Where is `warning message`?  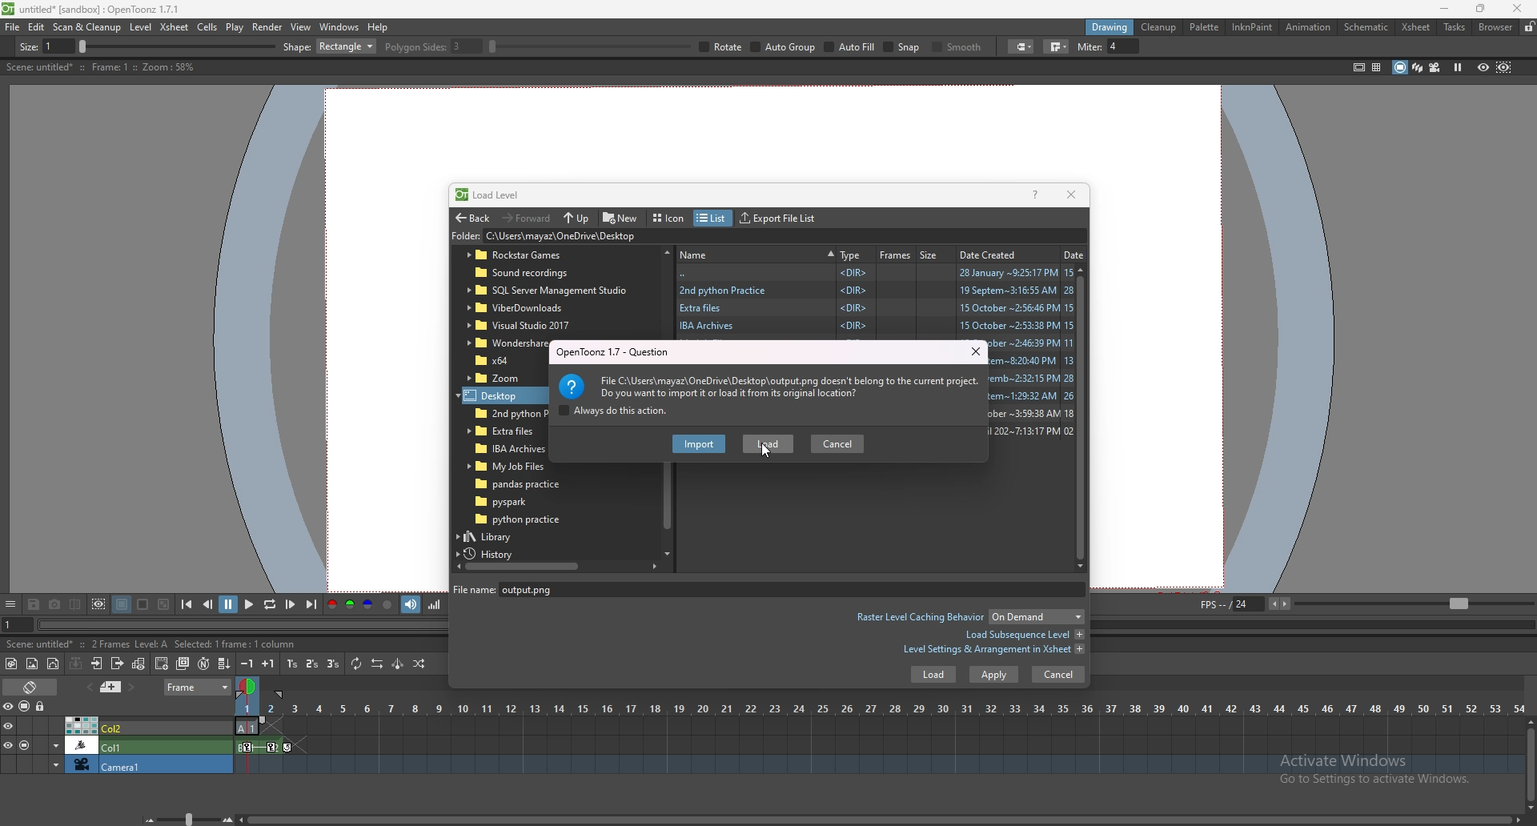 warning message is located at coordinates (770, 385).